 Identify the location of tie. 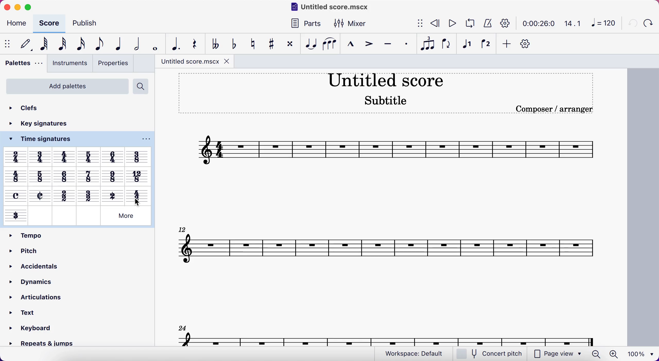
(309, 43).